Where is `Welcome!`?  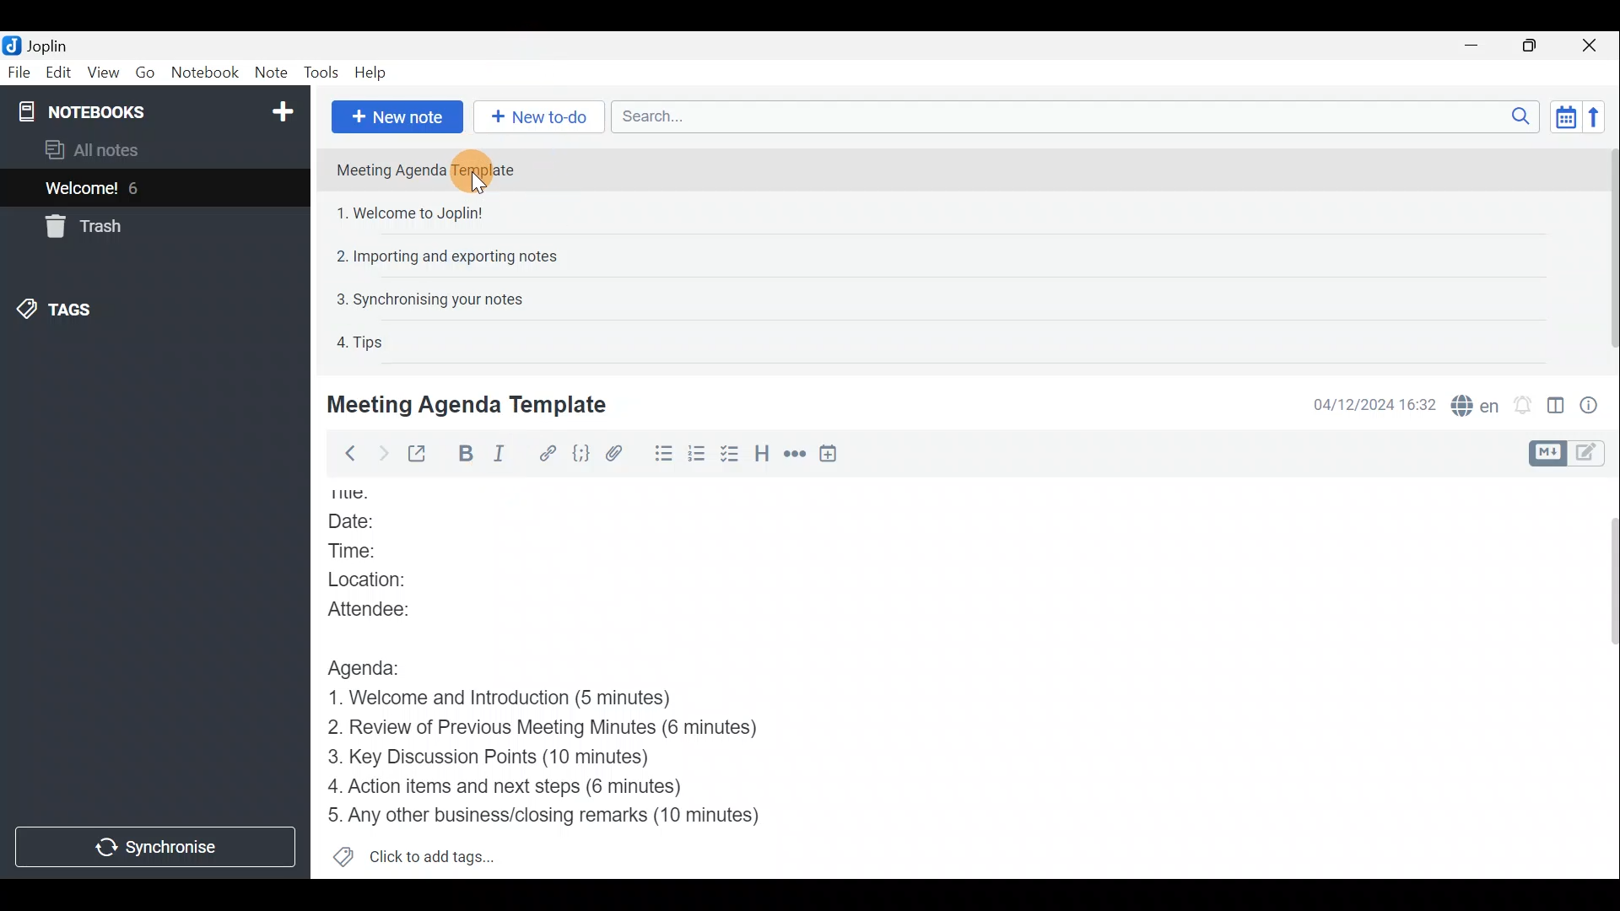 Welcome! is located at coordinates (83, 190).